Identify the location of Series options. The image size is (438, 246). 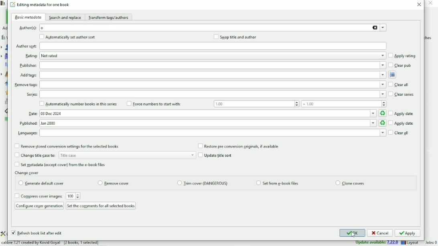
(213, 95).